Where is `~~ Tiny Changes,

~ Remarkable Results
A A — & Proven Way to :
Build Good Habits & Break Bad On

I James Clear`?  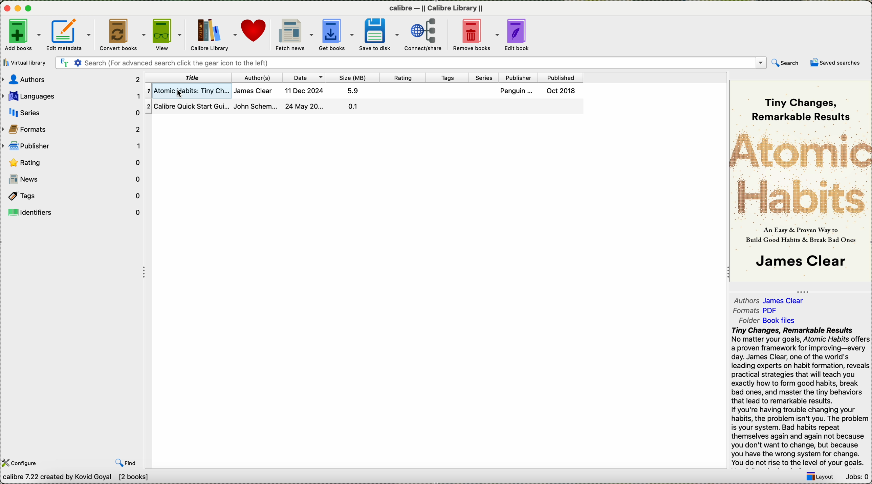 ~~ Tiny Changes,

~ Remarkable Results
A A — & Proven Way to :
Build Good Habits & Break Bad On

I James Clear is located at coordinates (800, 178).